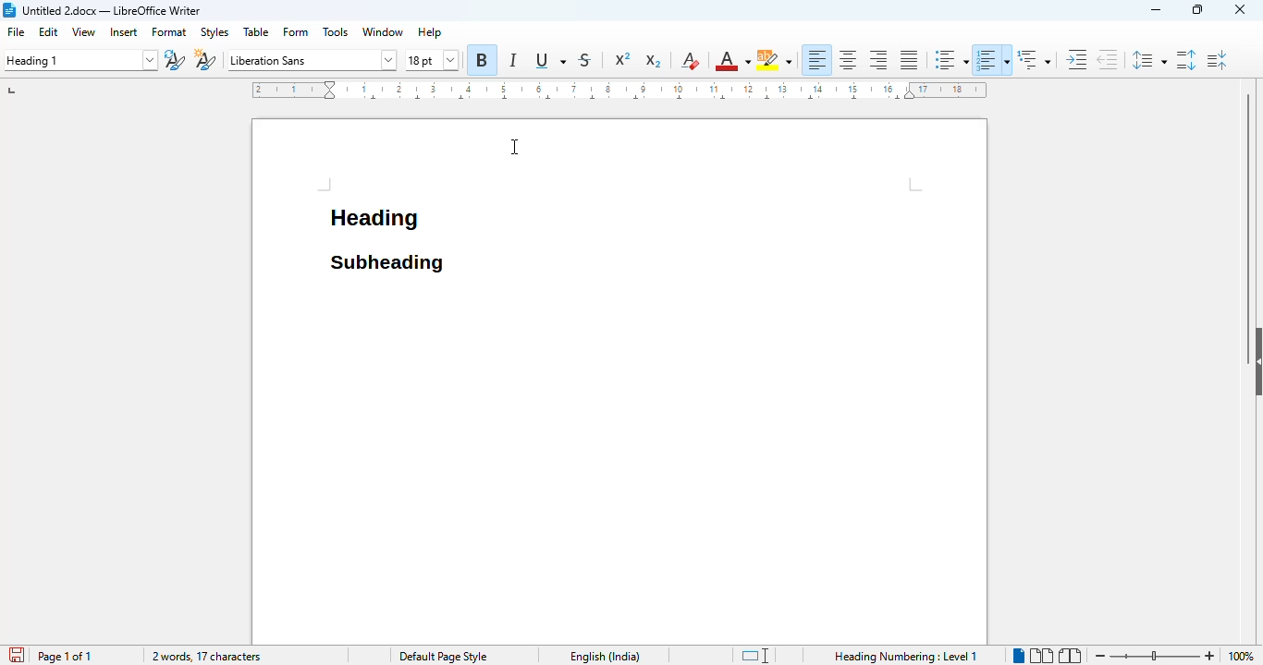  Describe the element at coordinates (311, 60) in the screenshot. I see `font name` at that location.